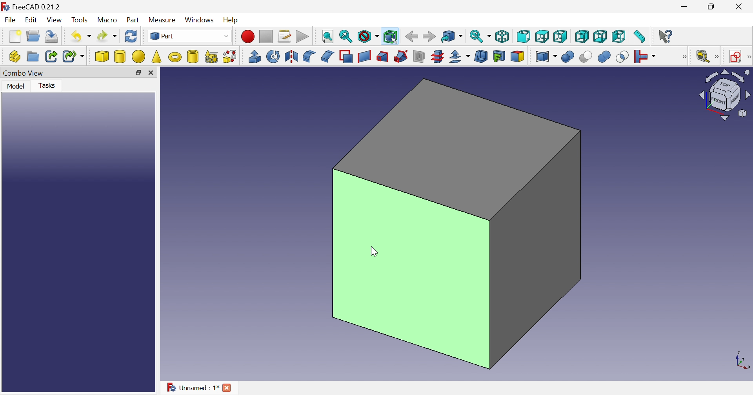 The image size is (753, 395). Describe the element at coordinates (623, 56) in the screenshot. I see `Intersection` at that location.